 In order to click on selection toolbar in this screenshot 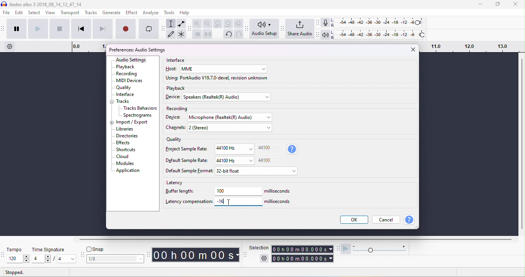, I will do `click(245, 254)`.